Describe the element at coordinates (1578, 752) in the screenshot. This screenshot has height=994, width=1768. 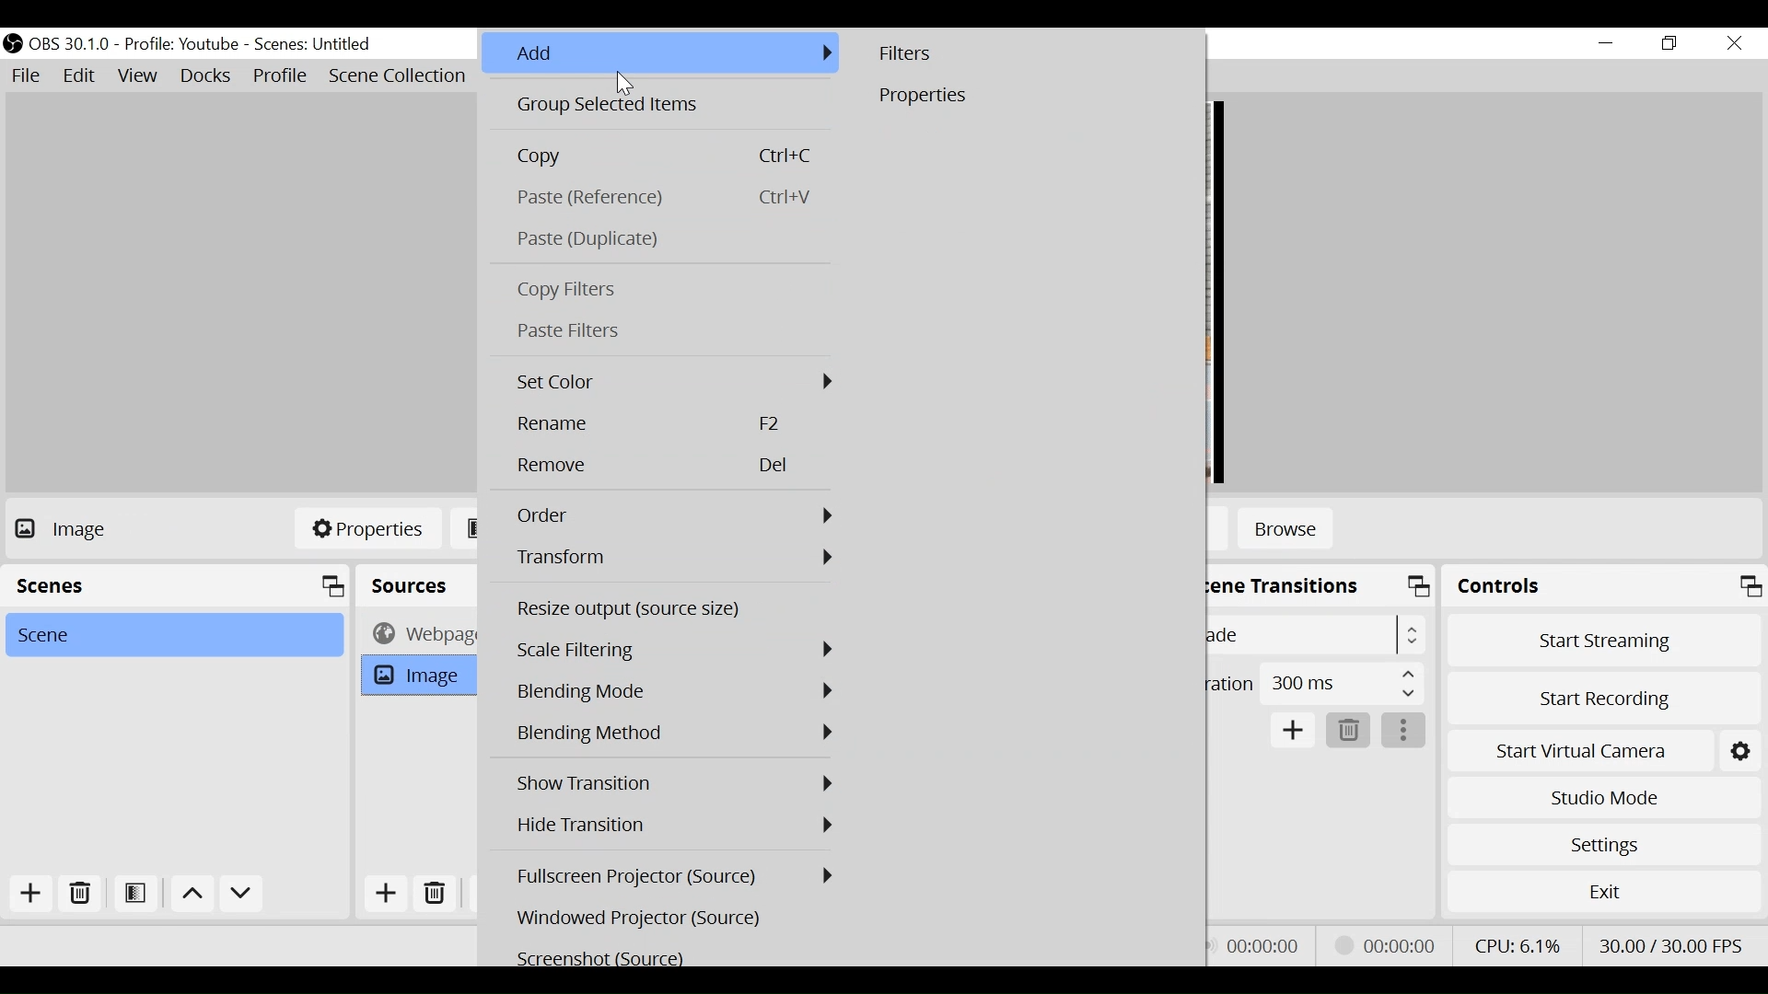
I see `Start Virtual Camera` at that location.